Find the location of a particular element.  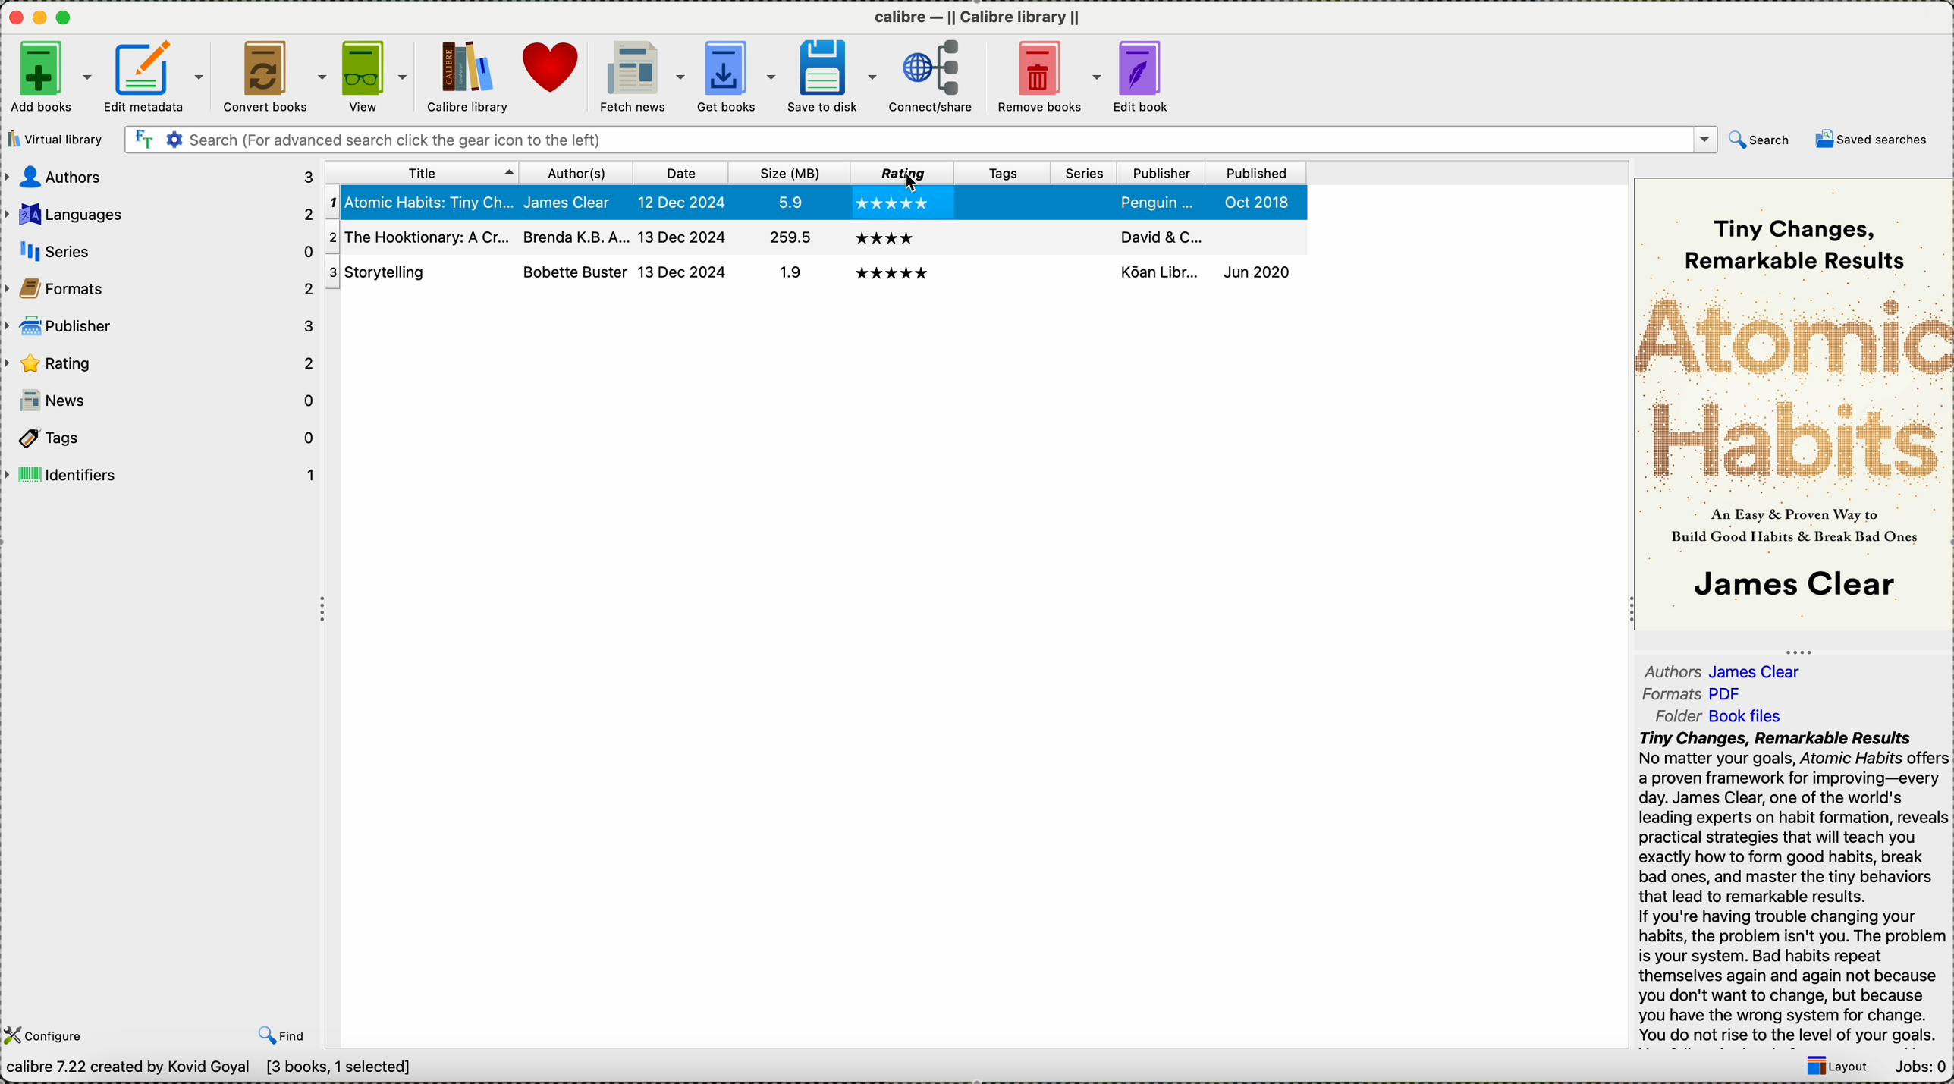

david & c... is located at coordinates (1162, 234).